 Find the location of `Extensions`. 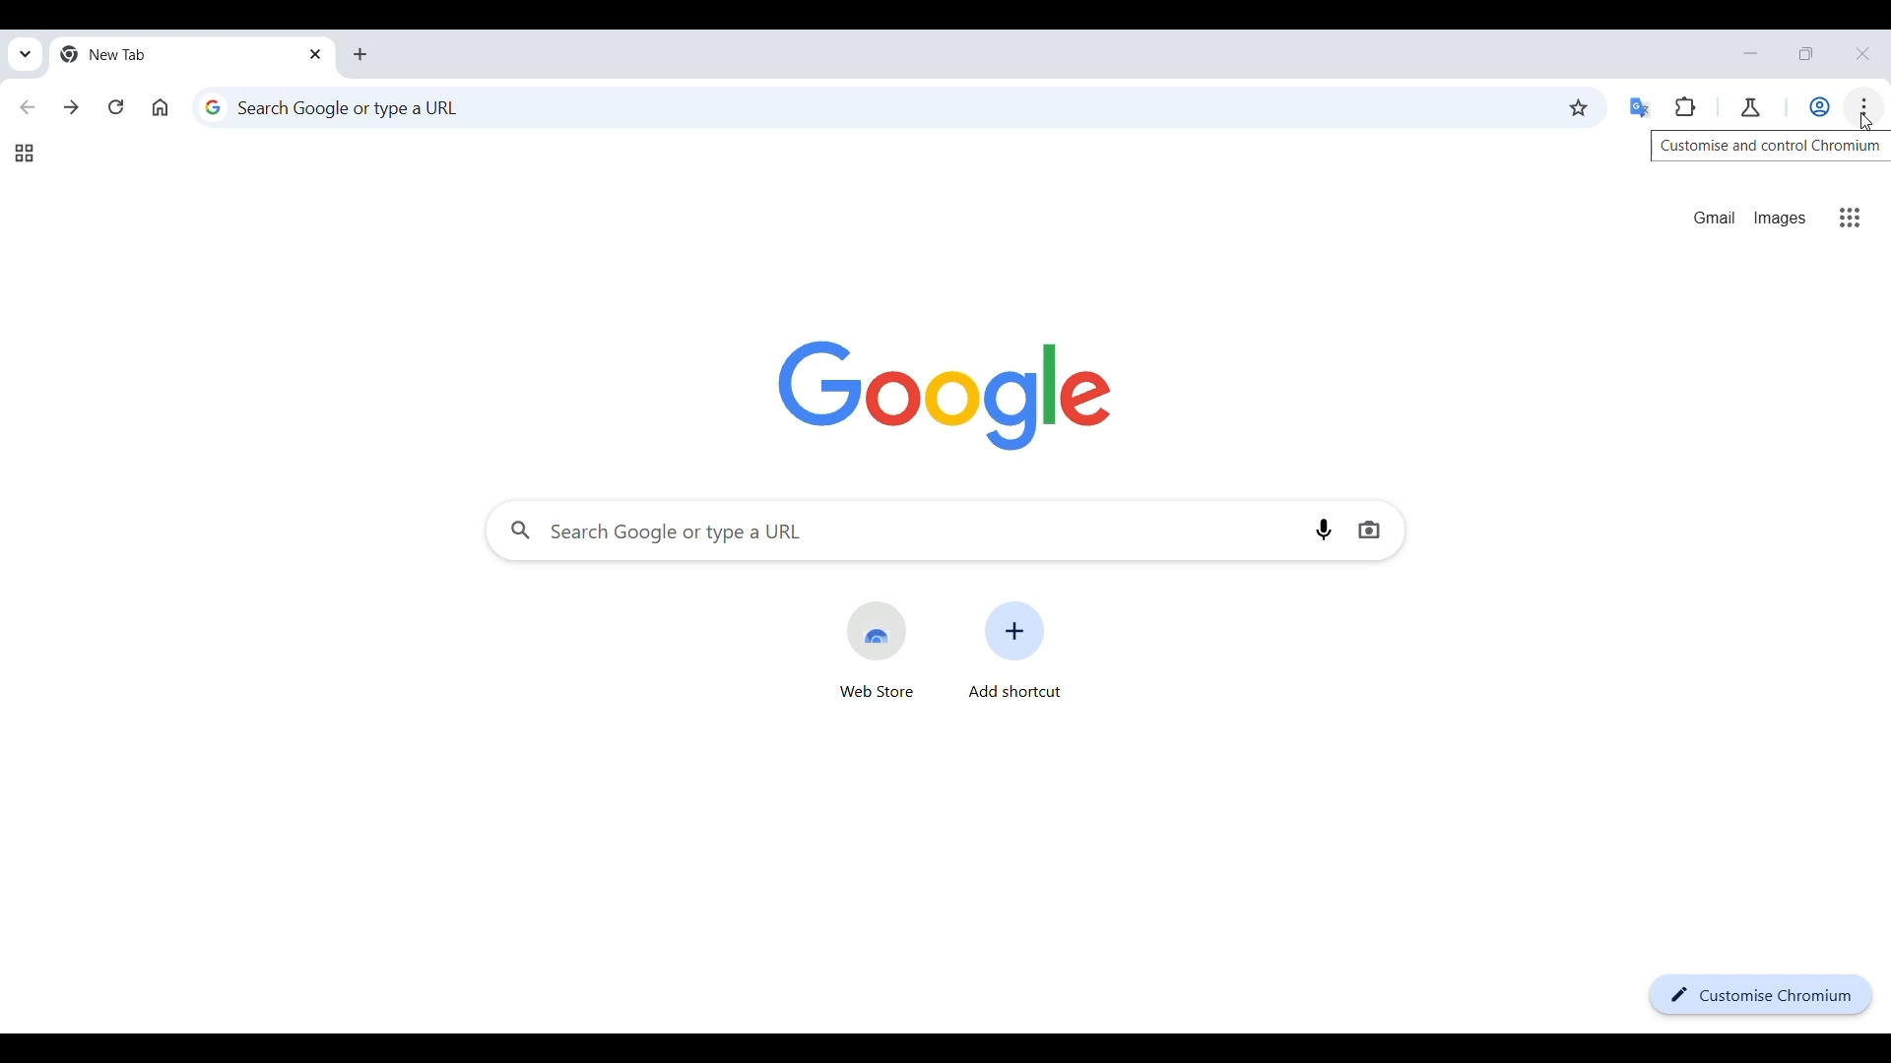

Extensions is located at coordinates (1685, 106).